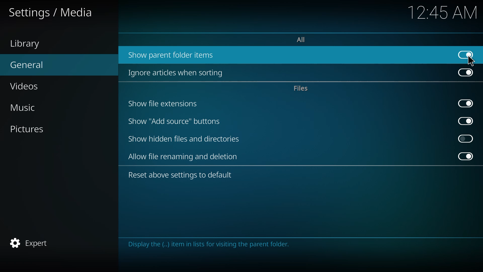  I want to click on ignore articles when sorting, so click(179, 73).